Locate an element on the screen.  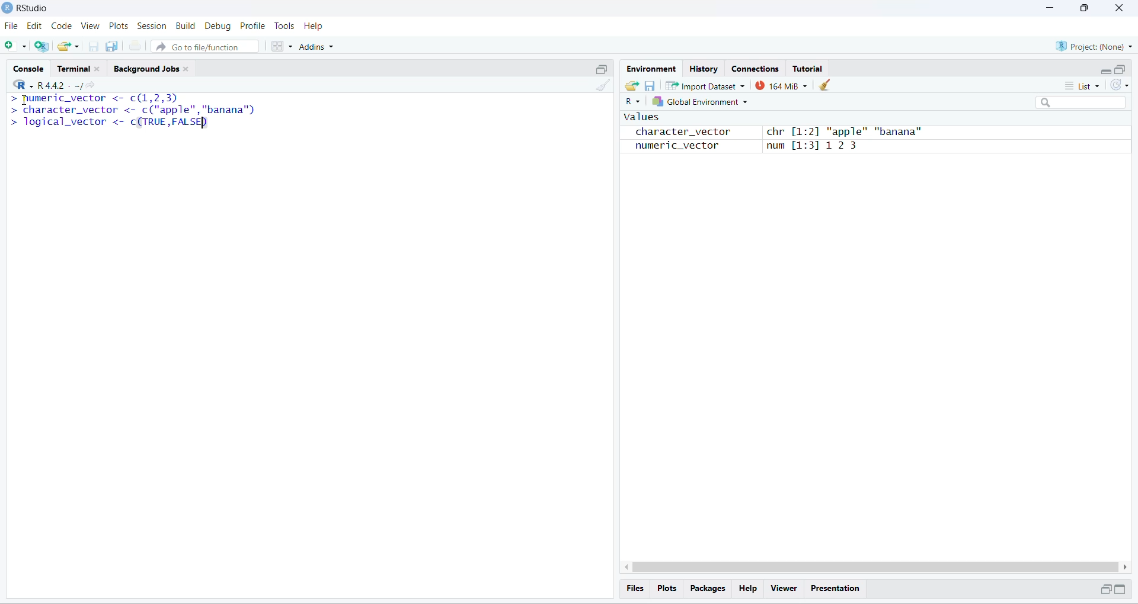
Addins is located at coordinates (317, 47).